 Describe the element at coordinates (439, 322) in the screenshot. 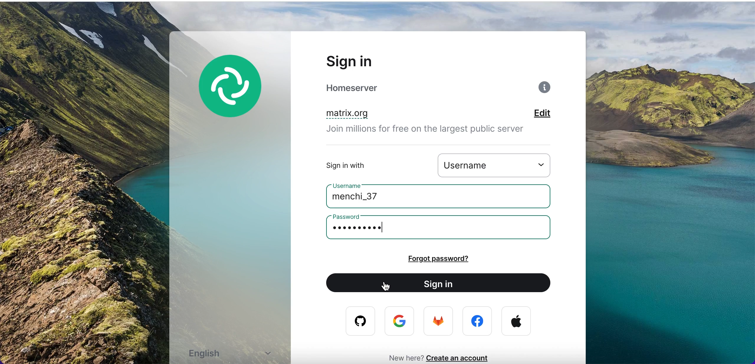

I see `firefox logo` at that location.